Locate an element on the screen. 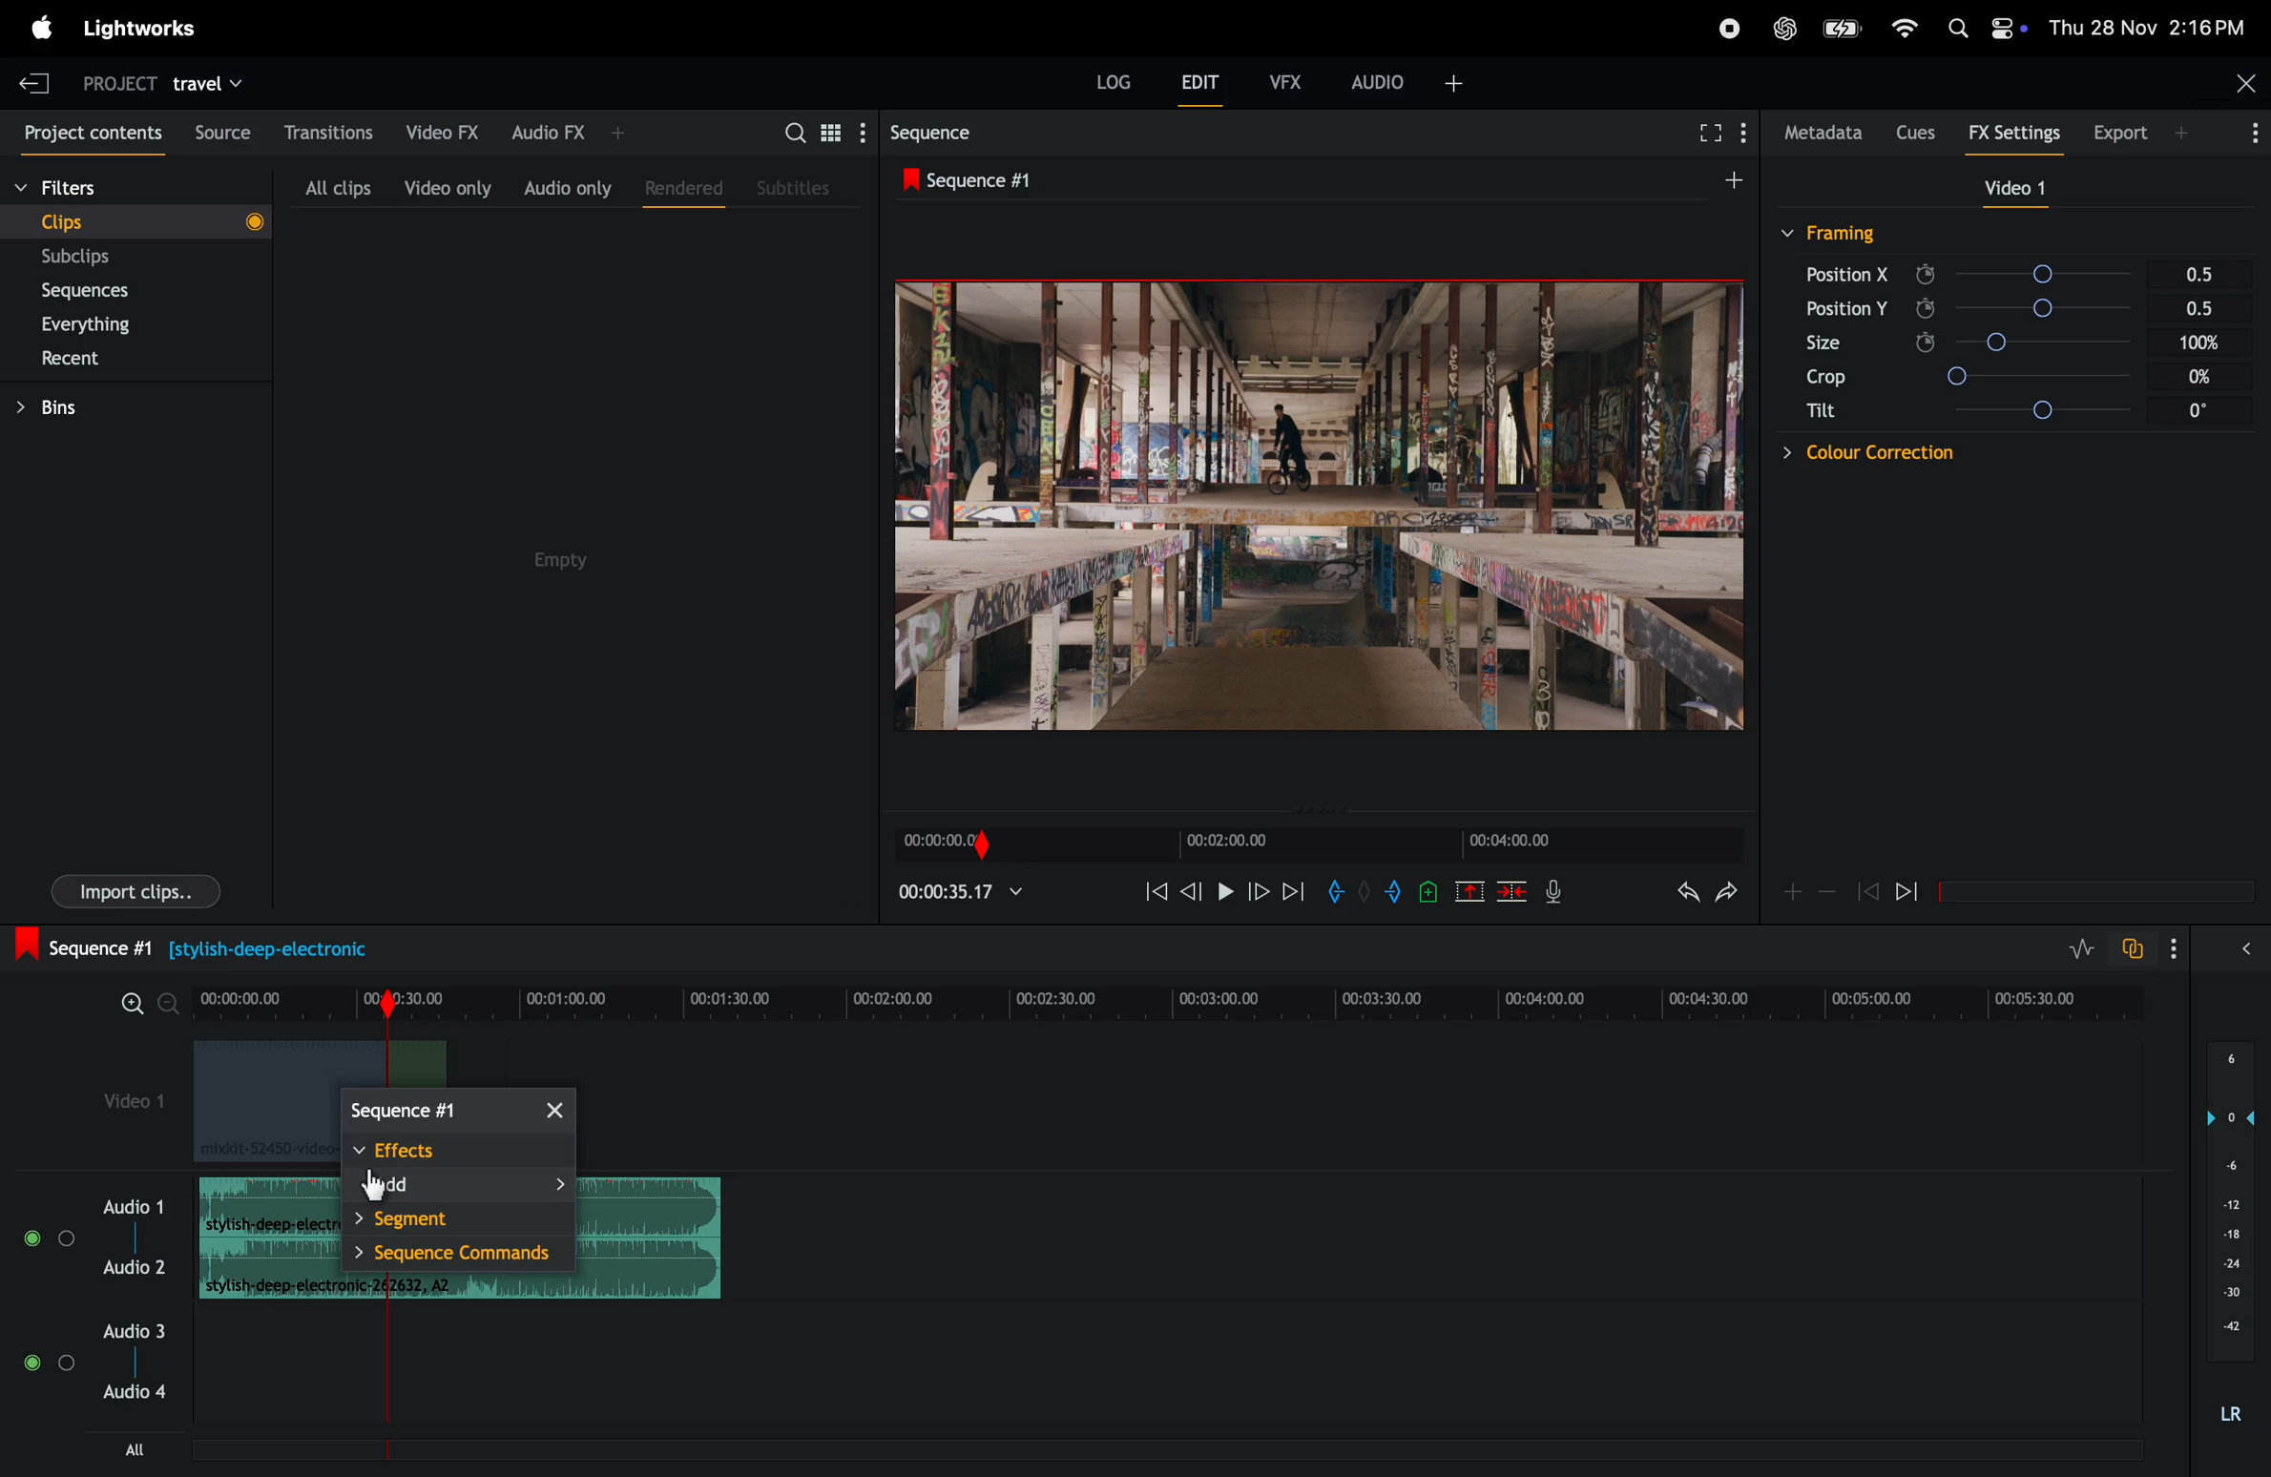 The image size is (2271, 1477). angle is located at coordinates (2087, 408).